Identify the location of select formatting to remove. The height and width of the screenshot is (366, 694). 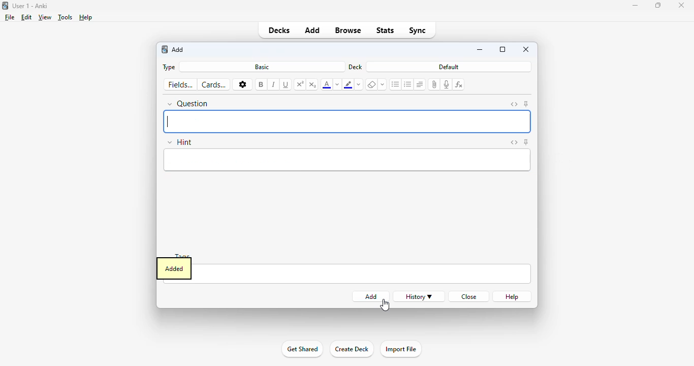
(383, 85).